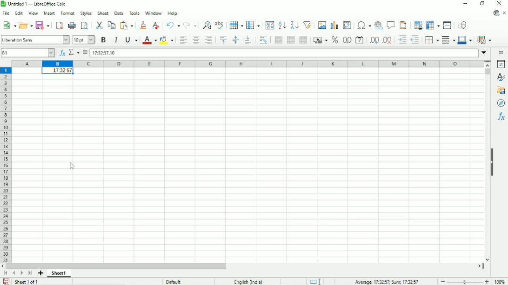 This screenshot has height=285, width=508. What do you see at coordinates (378, 25) in the screenshot?
I see `Insert hyperlink` at bounding box center [378, 25].